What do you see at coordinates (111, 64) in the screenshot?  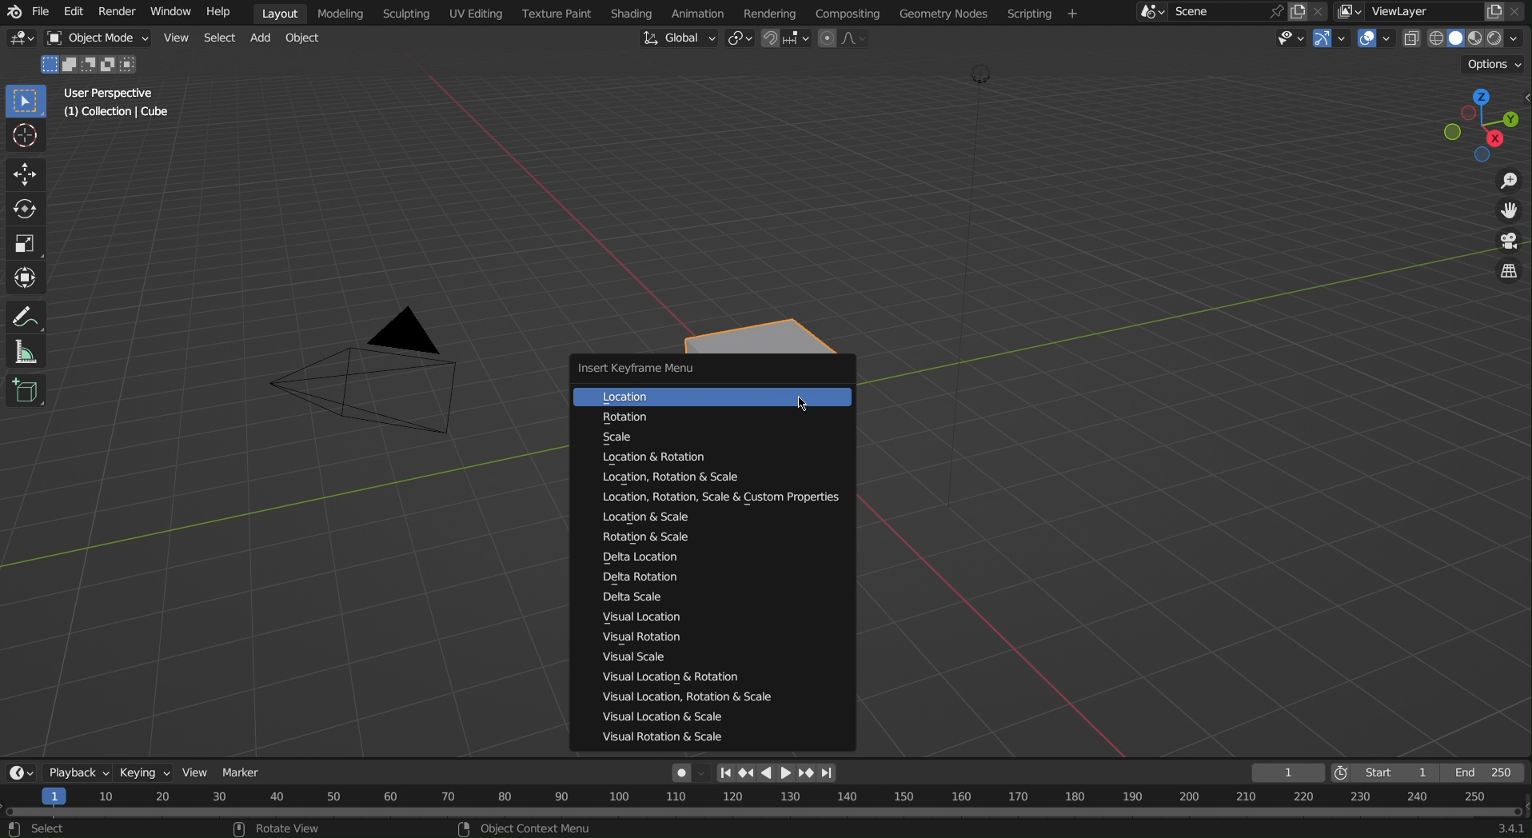 I see `merge with no common thing` at bounding box center [111, 64].